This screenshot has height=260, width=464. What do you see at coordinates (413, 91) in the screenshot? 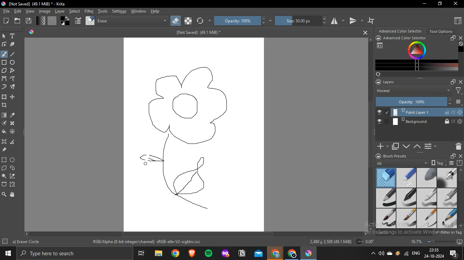
I see `Normal` at bounding box center [413, 91].